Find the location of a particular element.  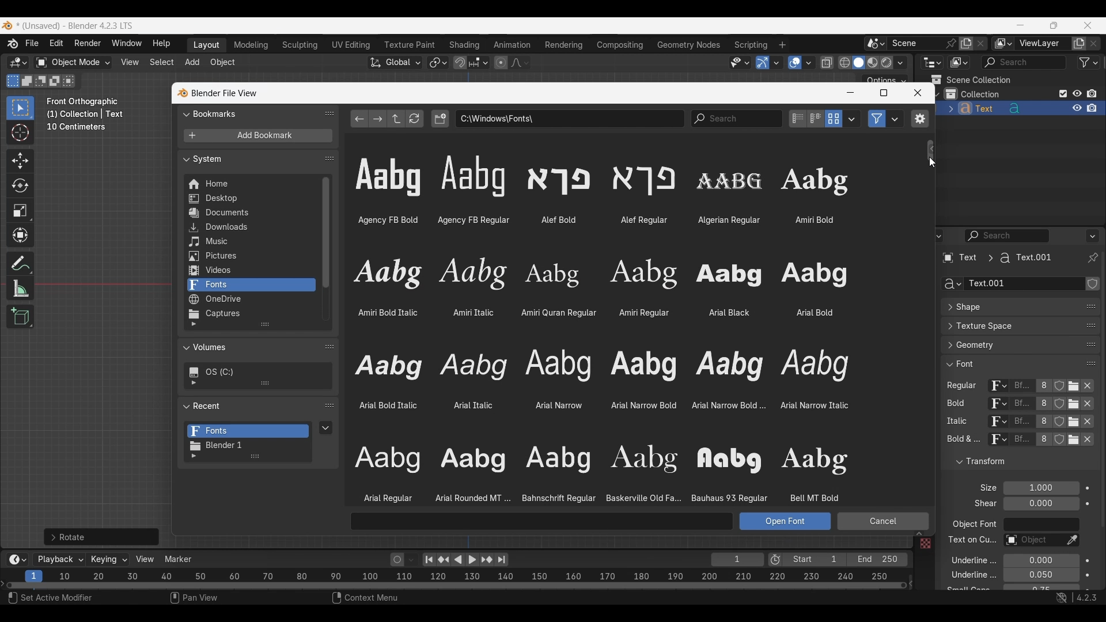

bold is located at coordinates (953, 405).